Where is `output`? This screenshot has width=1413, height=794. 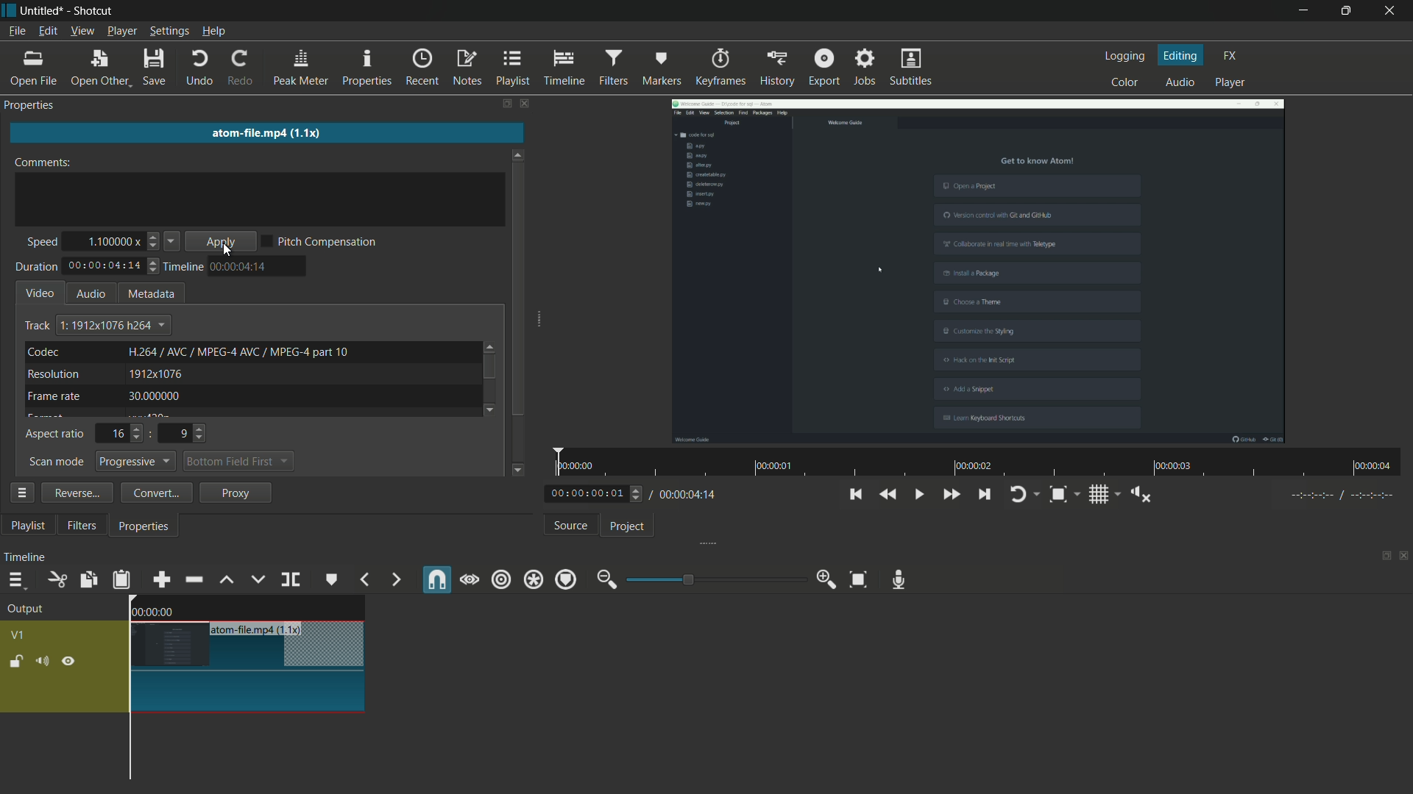
output is located at coordinates (25, 610).